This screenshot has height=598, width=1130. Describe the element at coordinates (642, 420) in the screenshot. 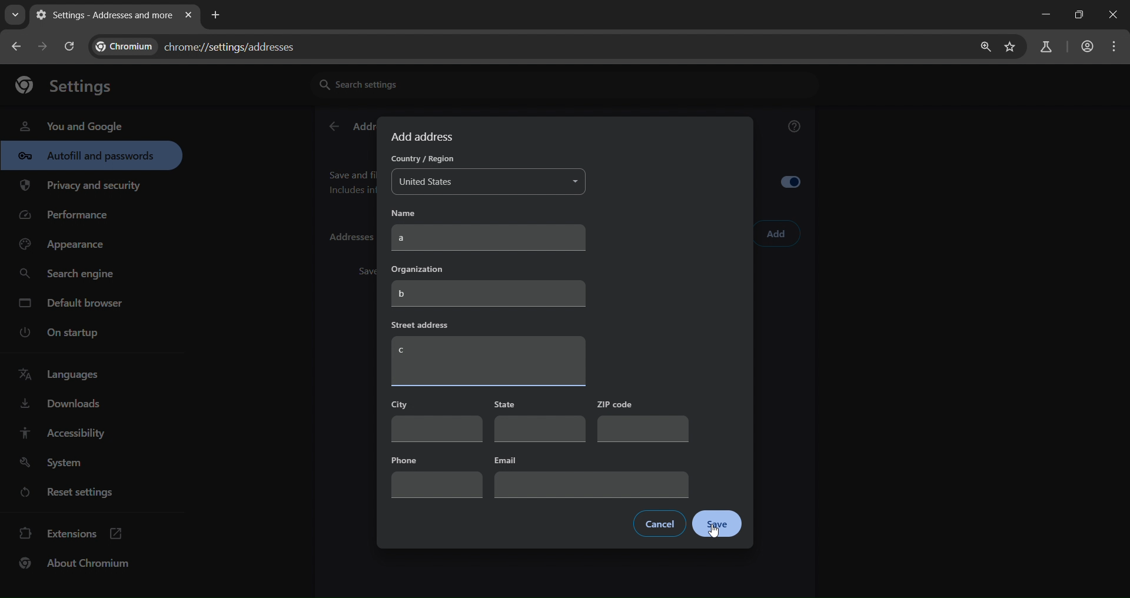

I see `zip code` at that location.